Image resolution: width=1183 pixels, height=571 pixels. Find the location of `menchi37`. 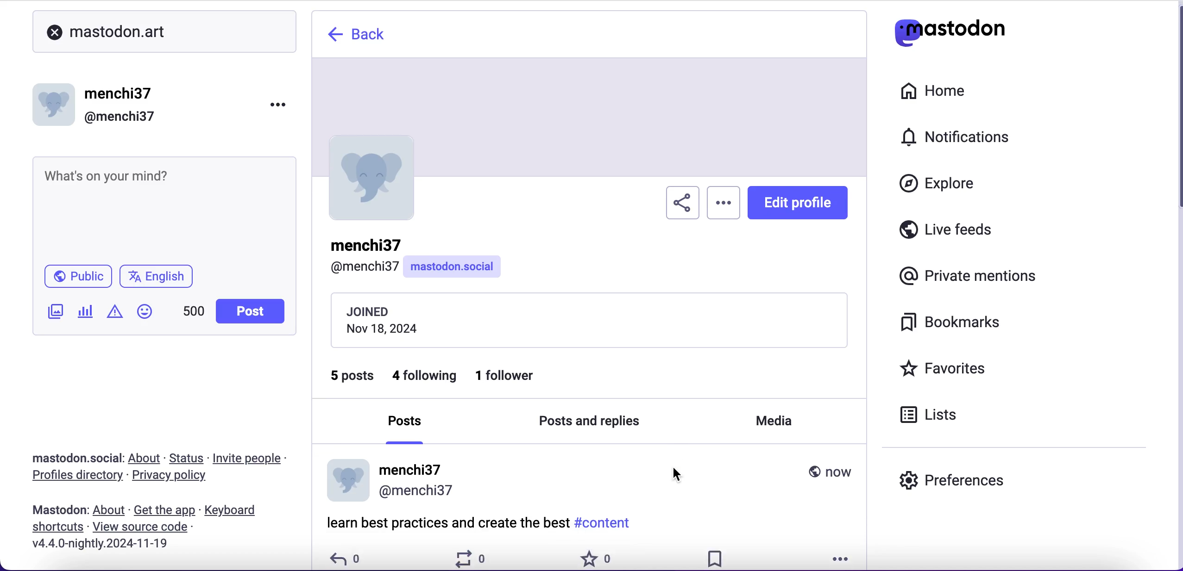

menchi37 is located at coordinates (120, 94).